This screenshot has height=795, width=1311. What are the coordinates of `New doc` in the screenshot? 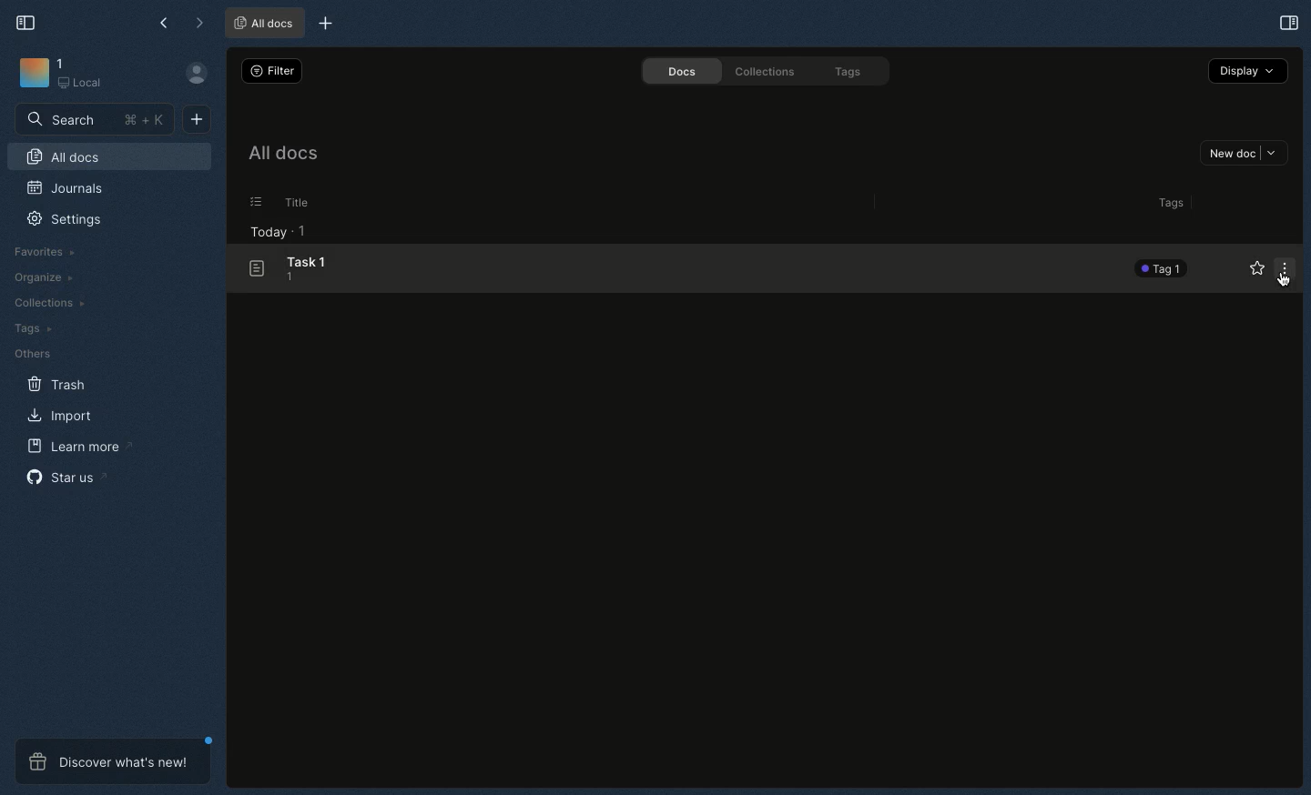 It's located at (203, 118).